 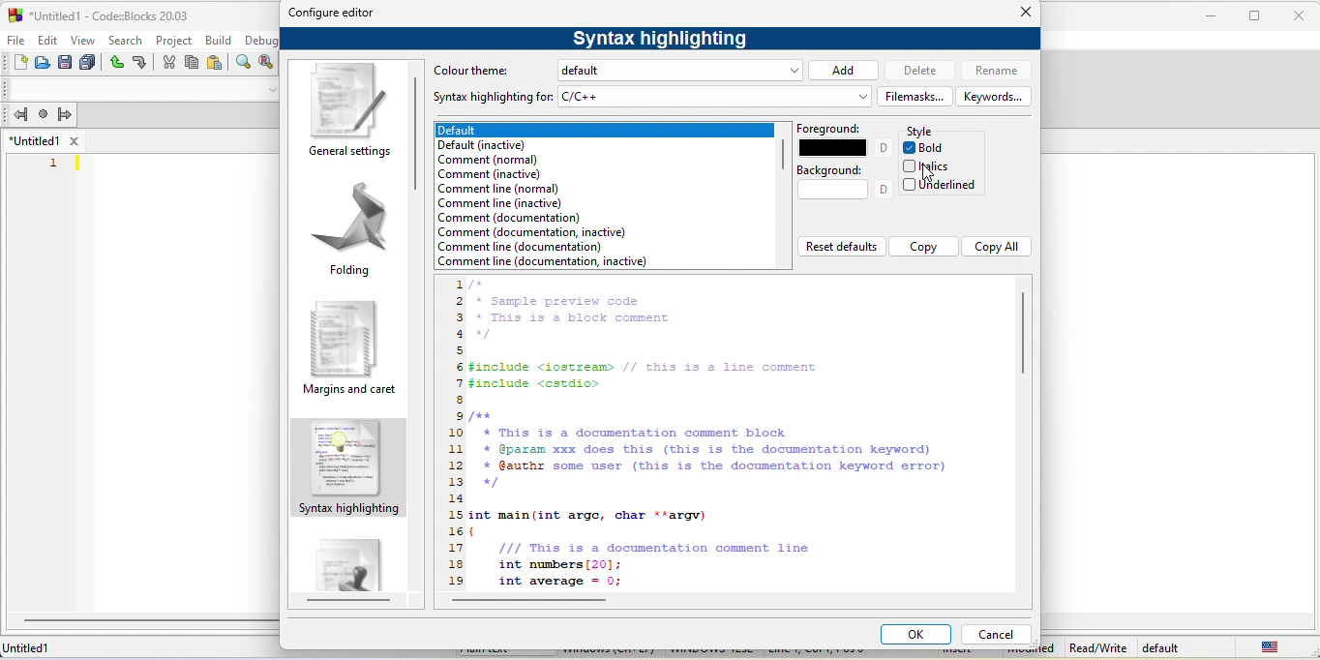 What do you see at coordinates (923, 132) in the screenshot?
I see `style` at bounding box center [923, 132].